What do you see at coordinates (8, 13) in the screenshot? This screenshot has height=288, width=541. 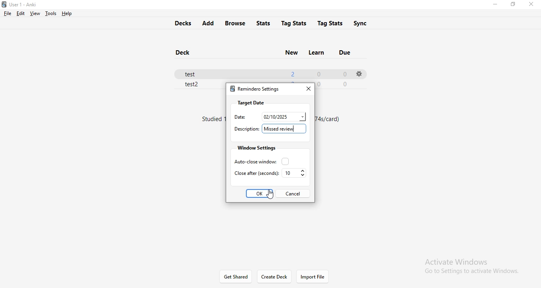 I see `file` at bounding box center [8, 13].